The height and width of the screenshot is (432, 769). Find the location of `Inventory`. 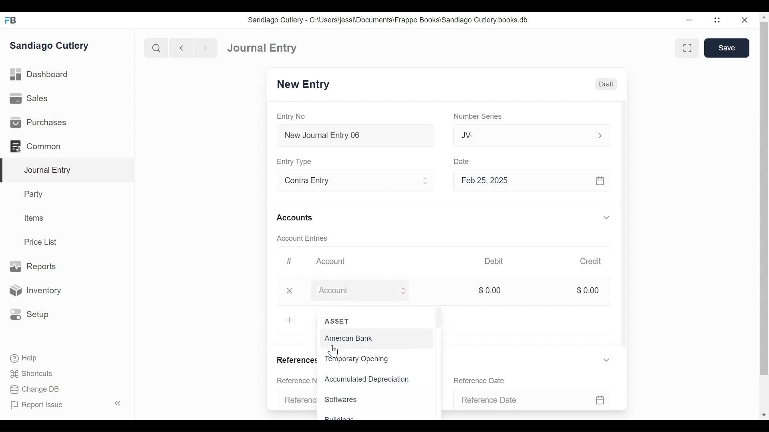

Inventory is located at coordinates (34, 291).